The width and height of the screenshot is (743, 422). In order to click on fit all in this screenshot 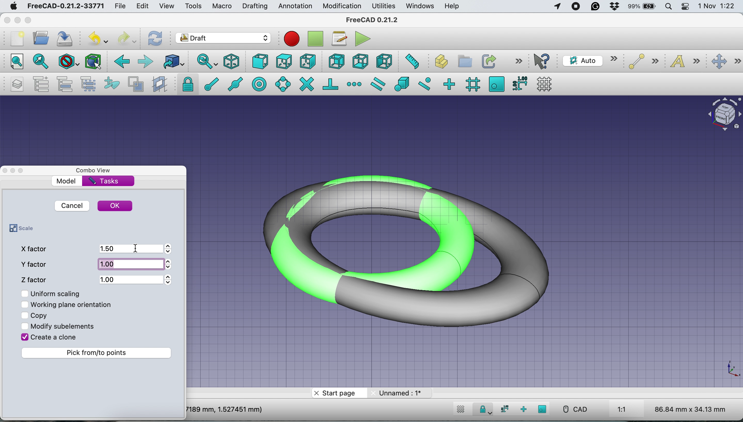, I will do `click(15, 62)`.